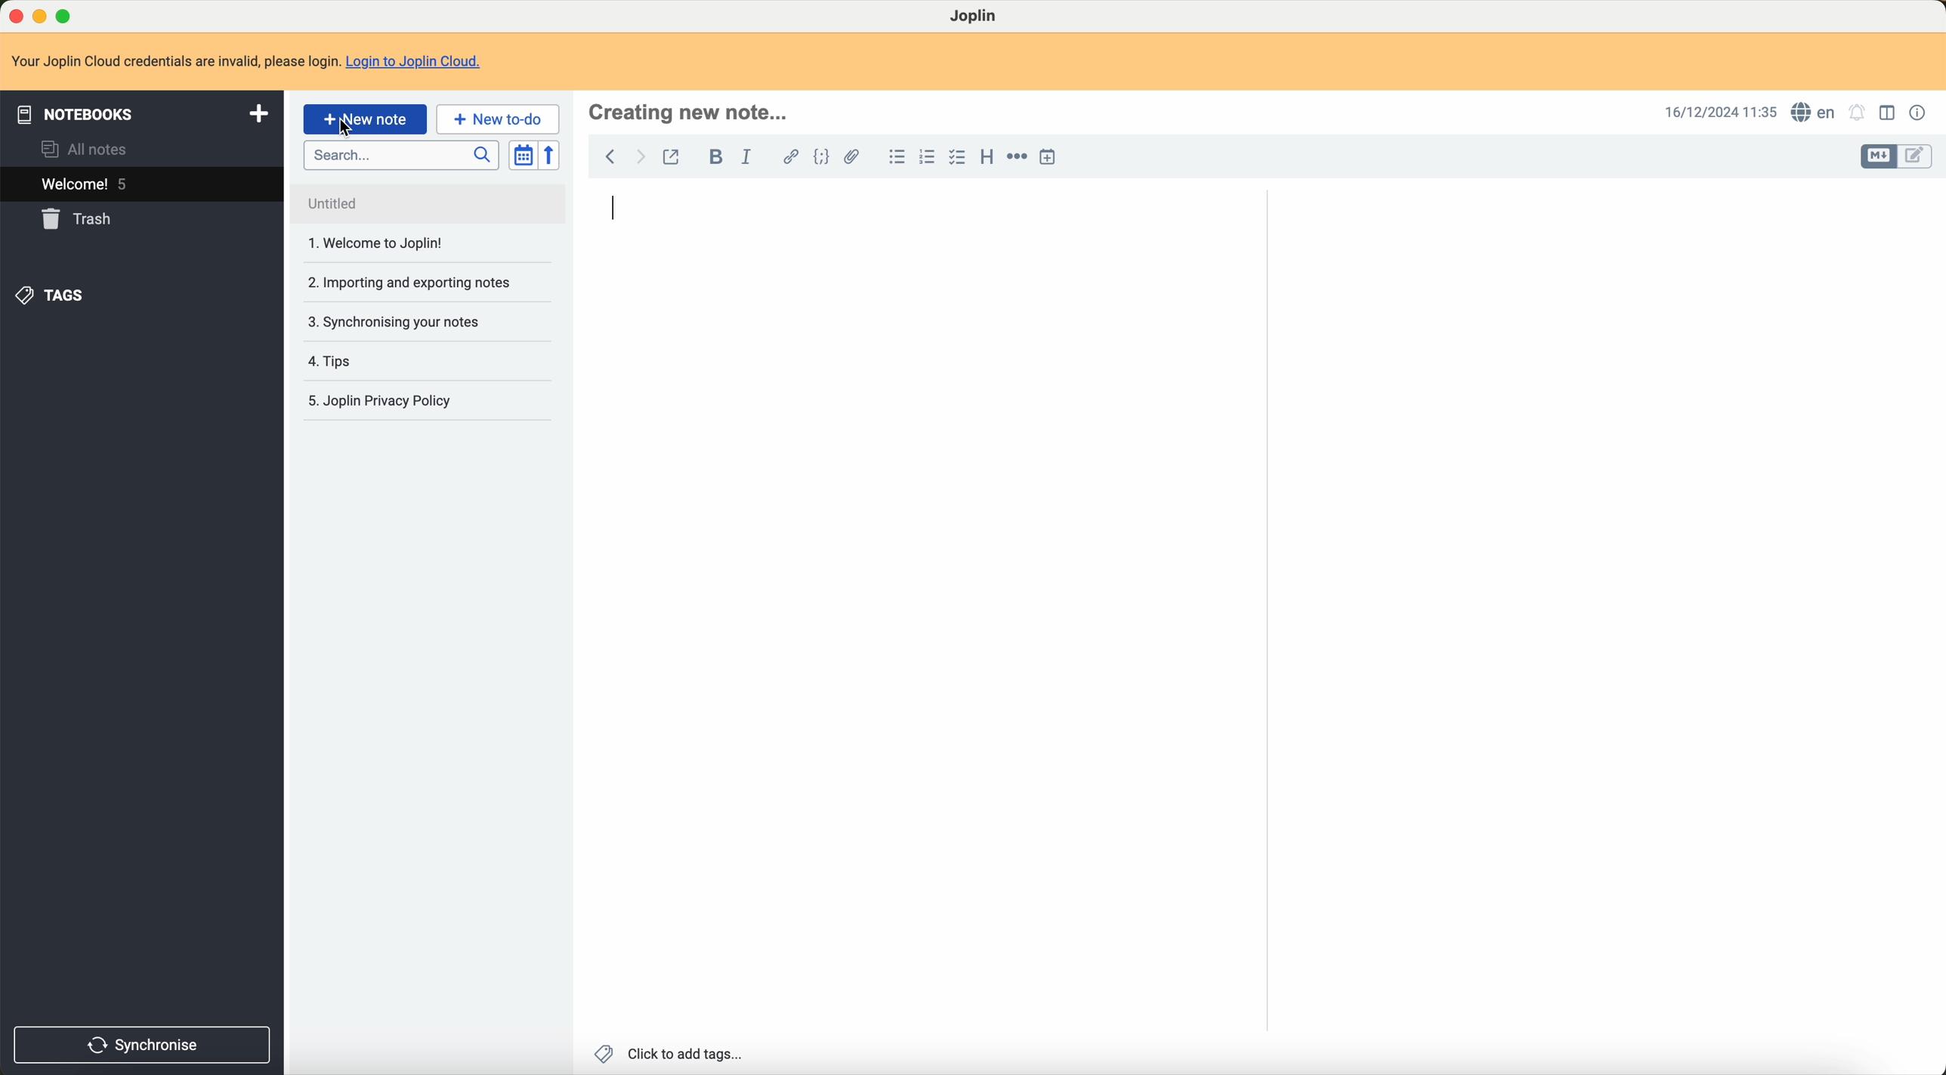 This screenshot has width=1946, height=1075. What do you see at coordinates (551, 155) in the screenshot?
I see `reverse sort order` at bounding box center [551, 155].